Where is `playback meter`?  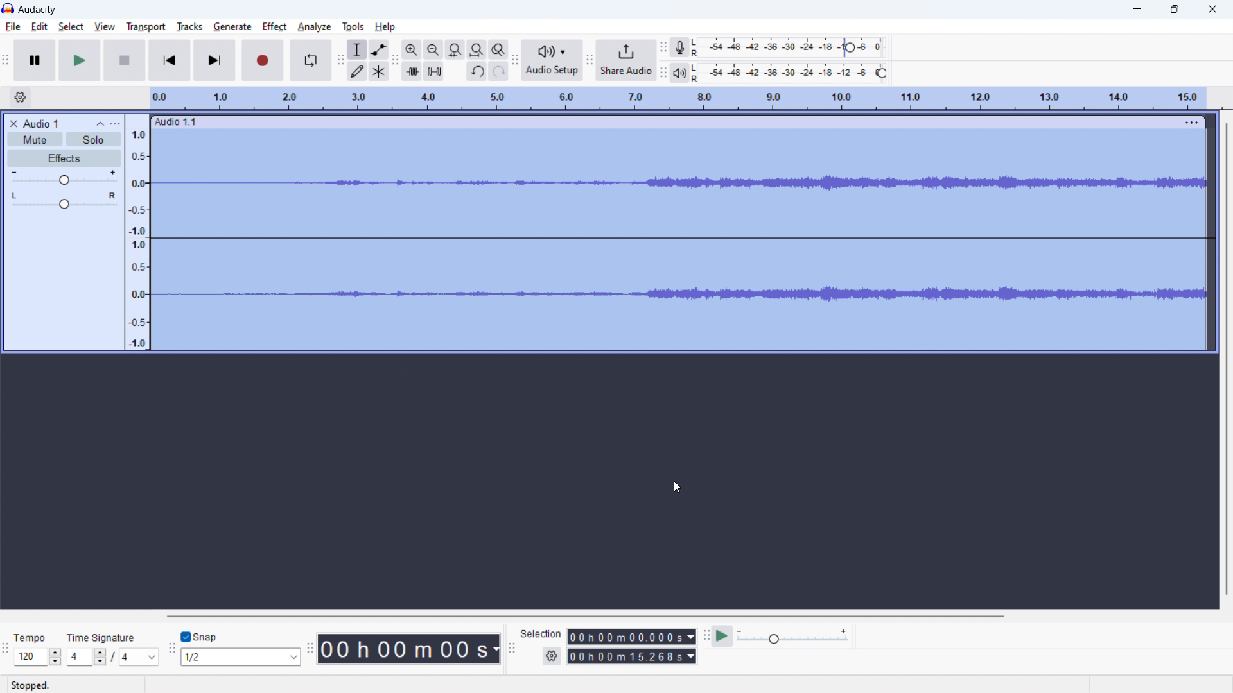
playback meter is located at coordinates (793, 73).